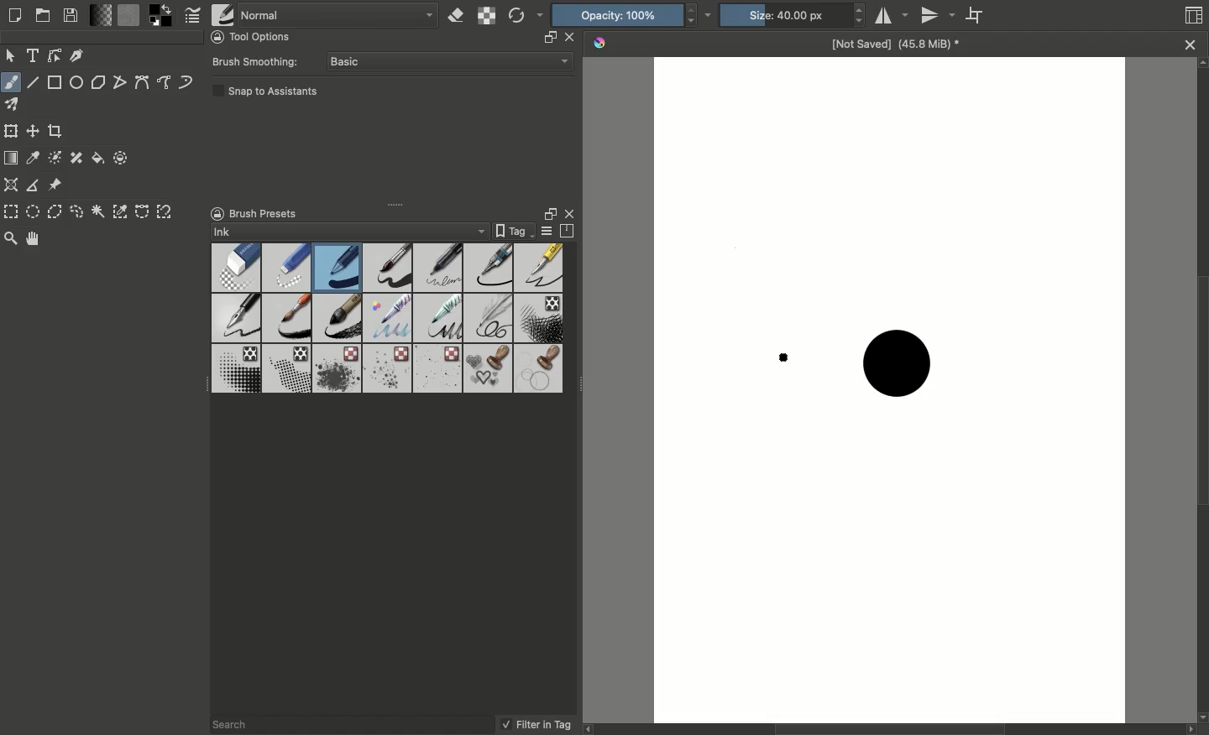 Image resolution: width=1209 pixels, height=735 pixels. Describe the element at coordinates (782, 356) in the screenshot. I see `brush cursor` at that location.